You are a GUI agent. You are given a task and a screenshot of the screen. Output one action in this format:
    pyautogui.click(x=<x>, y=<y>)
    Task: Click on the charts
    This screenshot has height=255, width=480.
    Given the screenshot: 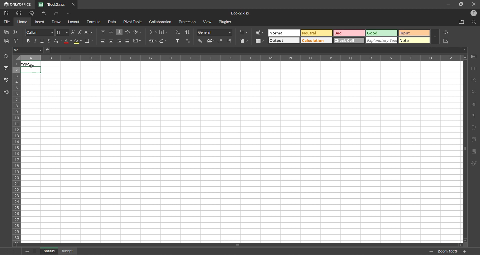 What is the action you would take?
    pyautogui.click(x=474, y=104)
    